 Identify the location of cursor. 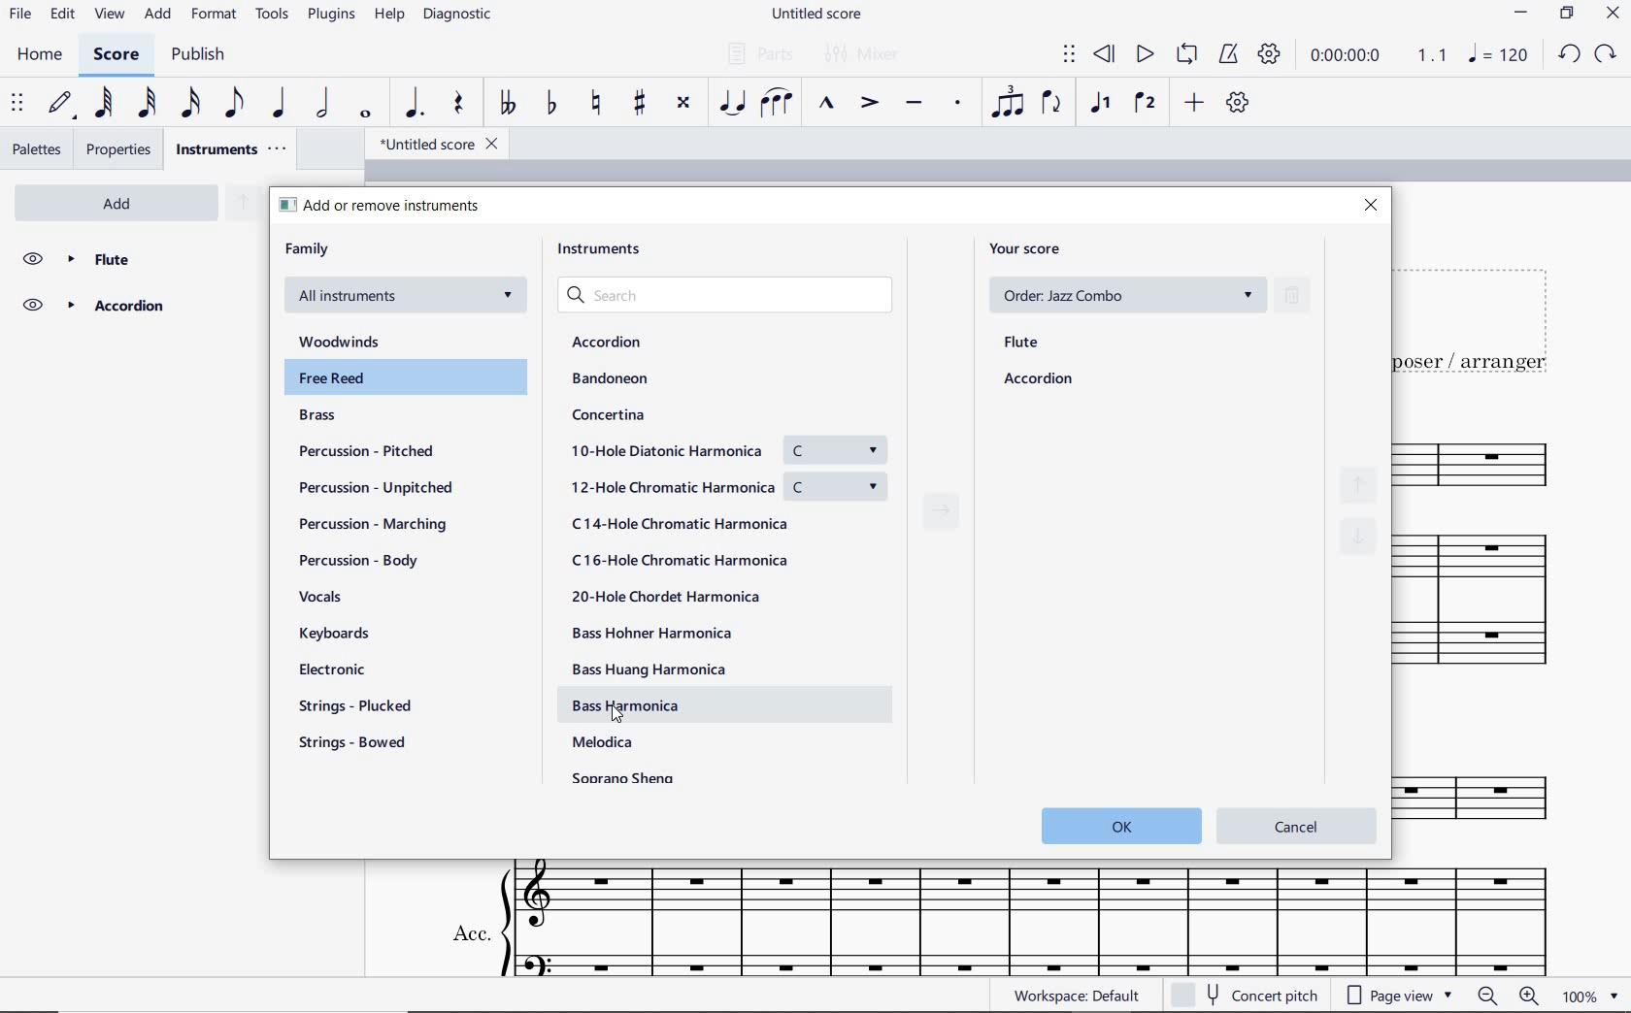
(618, 721).